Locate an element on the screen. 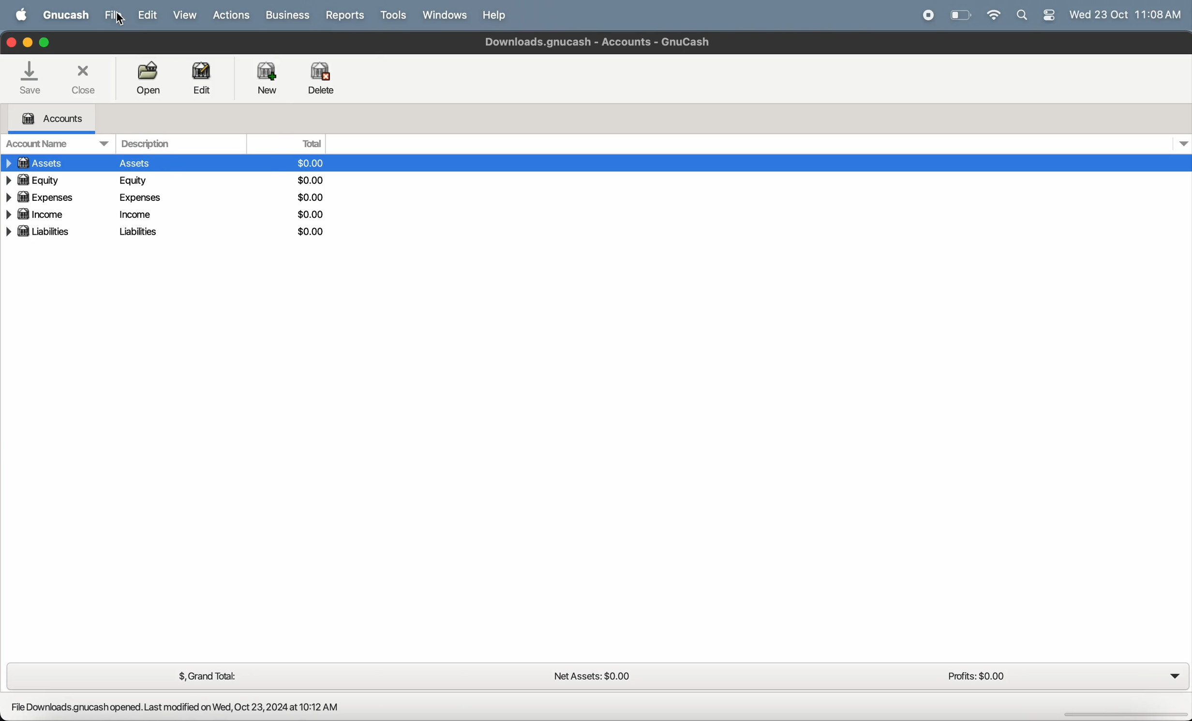 The width and height of the screenshot is (1192, 721). apple widgets is located at coordinates (1036, 13).